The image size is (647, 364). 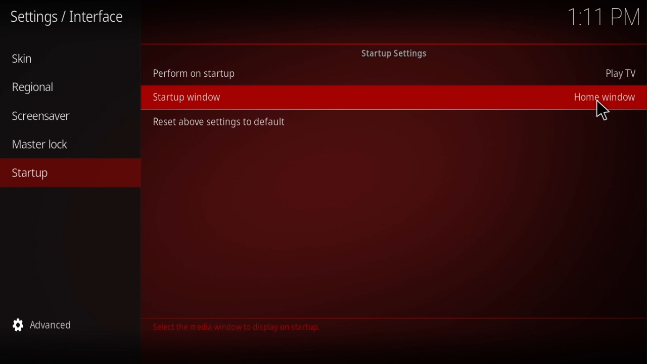 I want to click on 1.11, so click(x=605, y=18).